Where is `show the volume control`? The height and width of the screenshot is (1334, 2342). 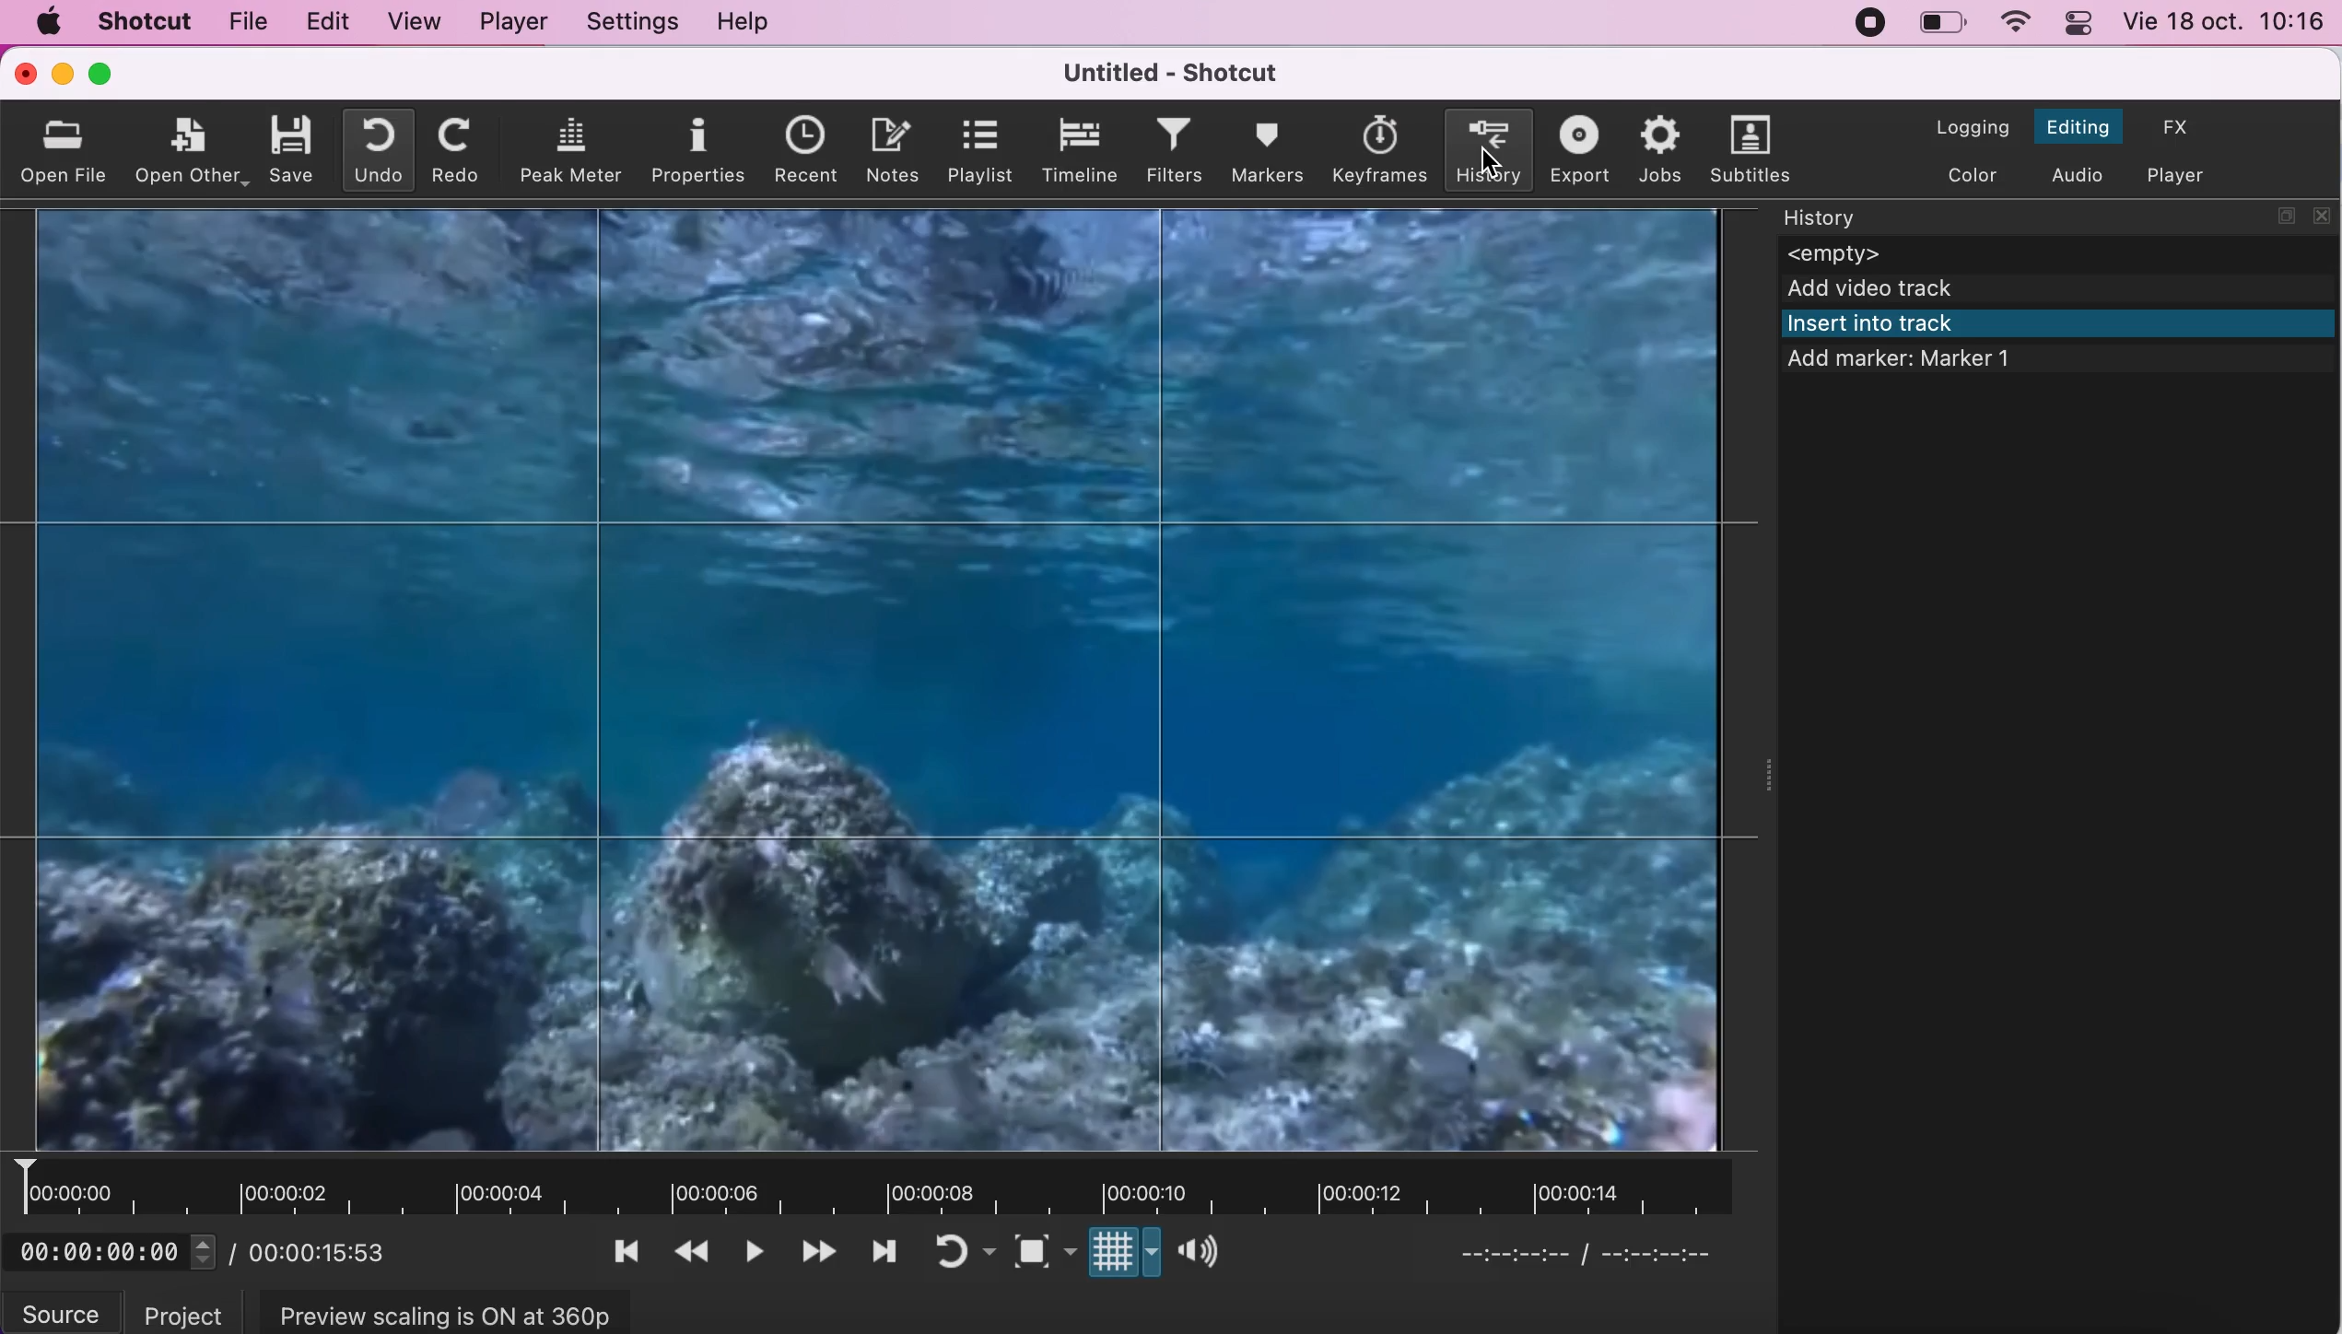
show the volume control is located at coordinates (1200, 1255).